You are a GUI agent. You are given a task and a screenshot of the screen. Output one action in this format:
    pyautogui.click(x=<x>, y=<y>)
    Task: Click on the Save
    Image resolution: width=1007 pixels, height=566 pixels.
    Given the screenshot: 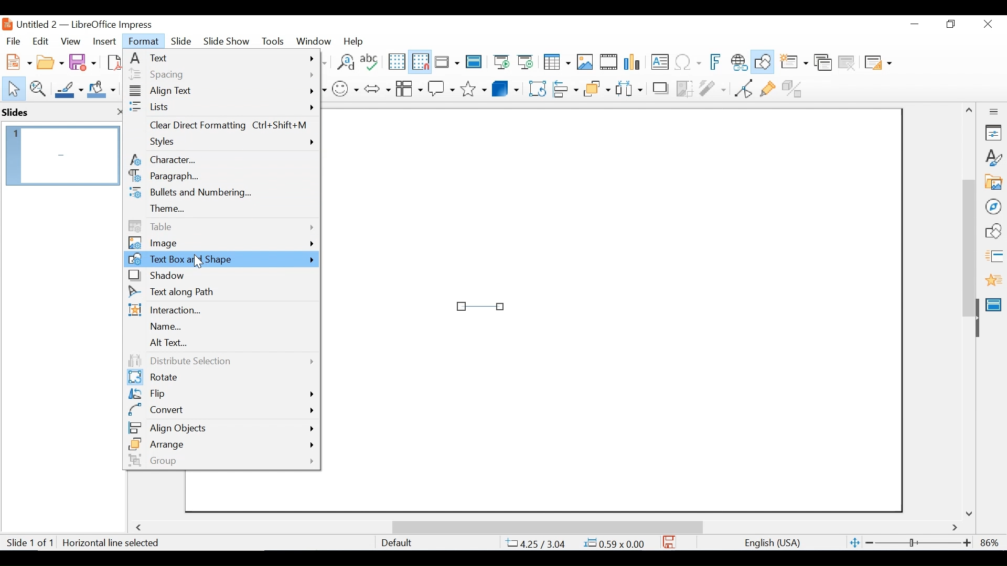 What is the action you would take?
    pyautogui.click(x=84, y=61)
    